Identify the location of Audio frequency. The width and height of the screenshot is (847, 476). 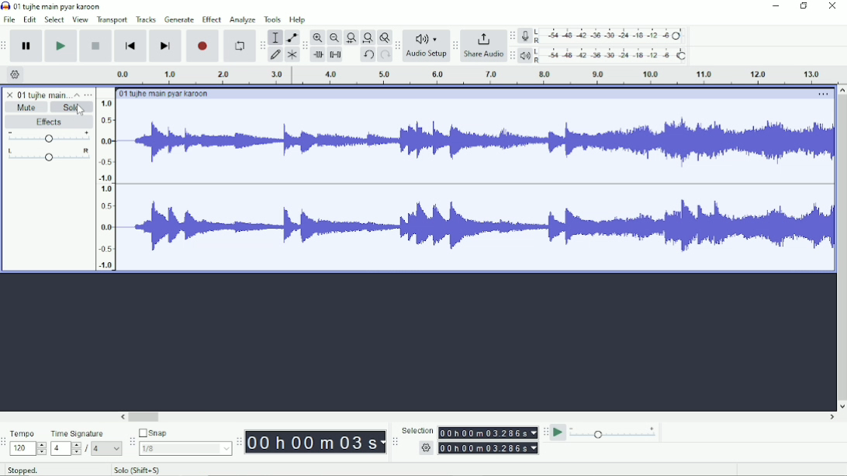
(475, 185).